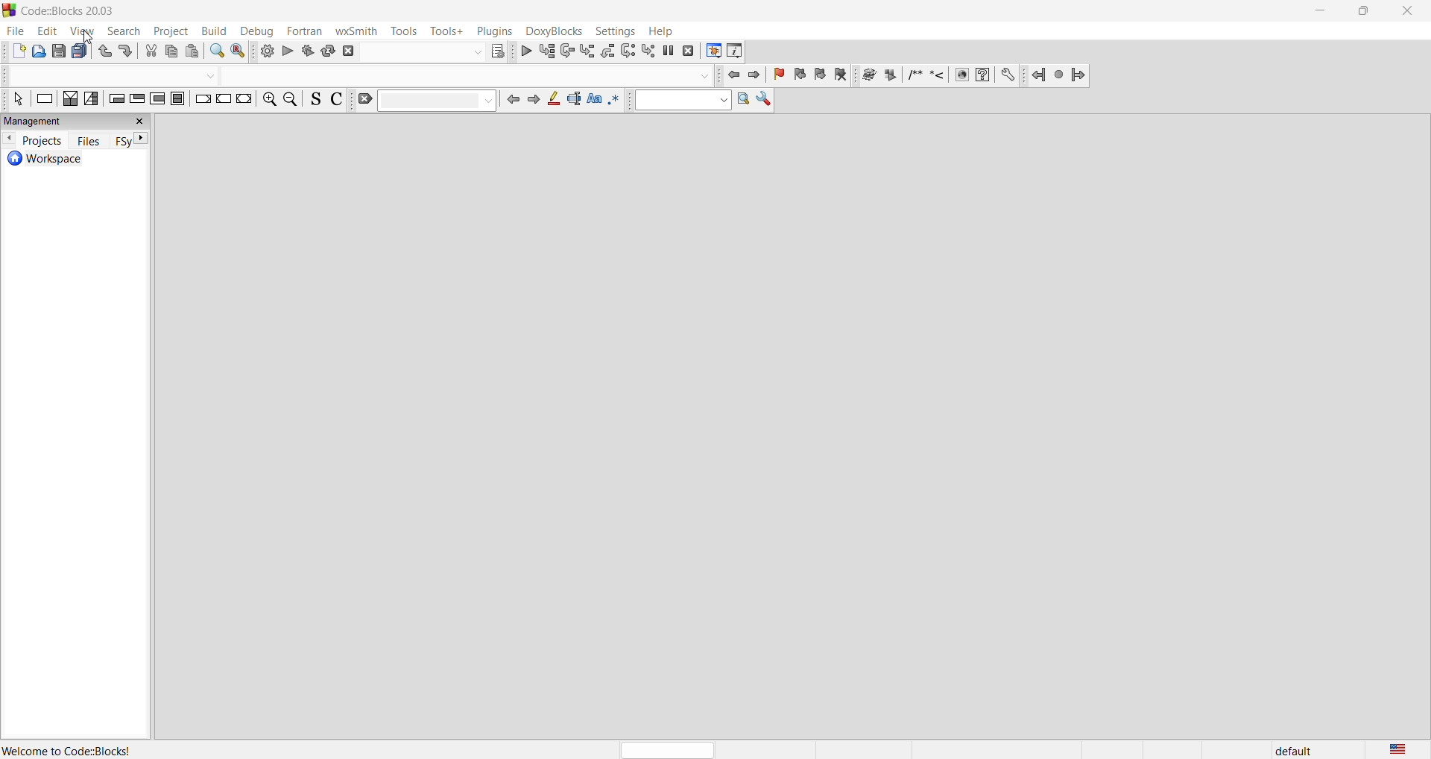  Describe the element at coordinates (607, 52) in the screenshot. I see `step out` at that location.